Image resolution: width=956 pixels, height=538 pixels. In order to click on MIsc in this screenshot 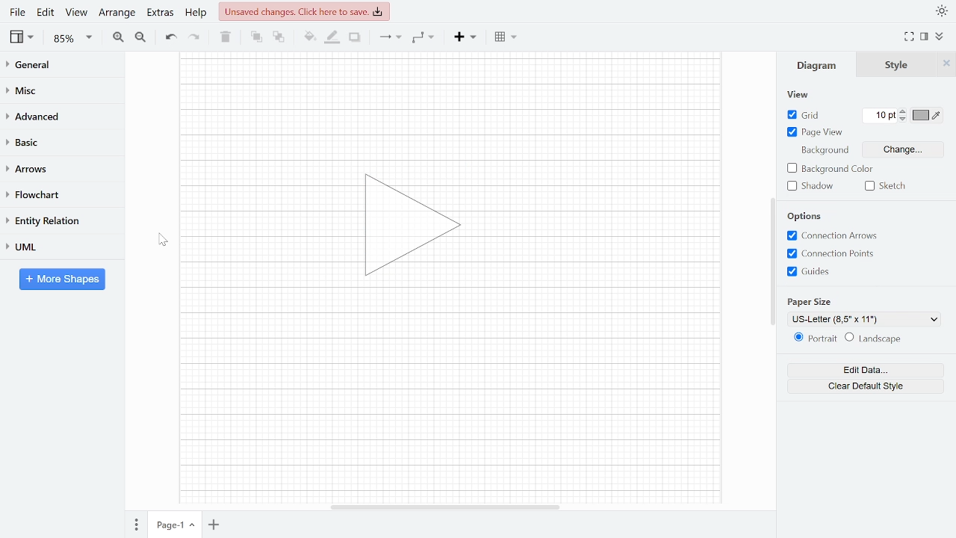, I will do `click(56, 90)`.